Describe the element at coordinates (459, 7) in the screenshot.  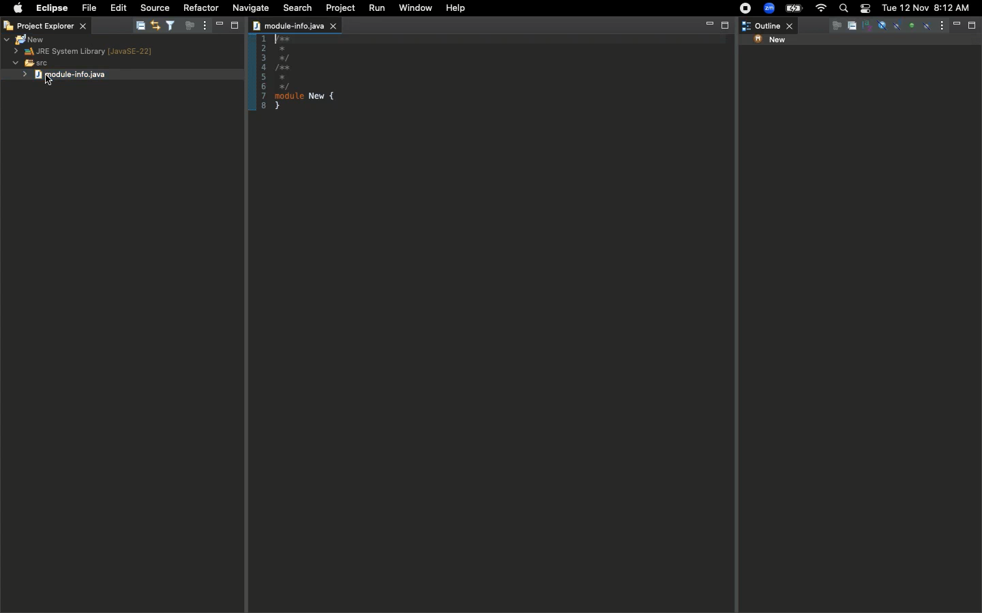
I see `Help` at that location.